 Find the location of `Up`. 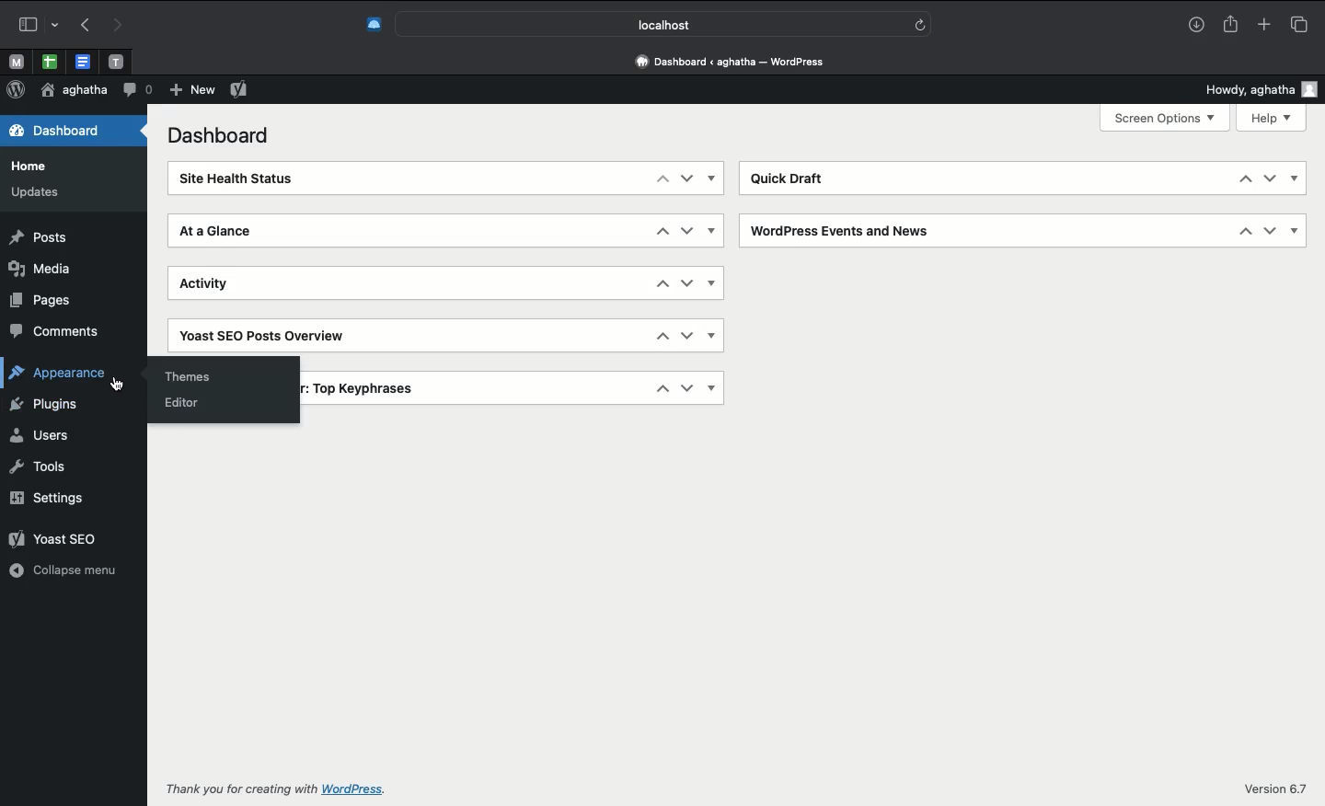

Up is located at coordinates (659, 282).